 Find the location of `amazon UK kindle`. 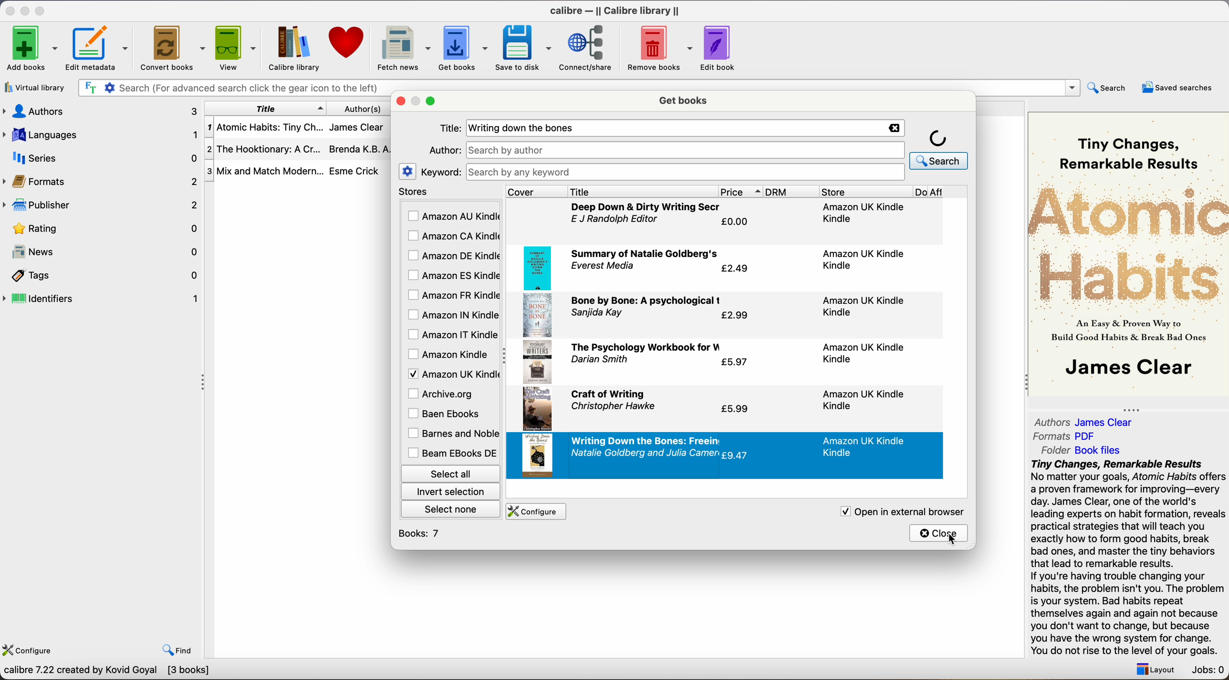

amazon UK kindle is located at coordinates (865, 352).